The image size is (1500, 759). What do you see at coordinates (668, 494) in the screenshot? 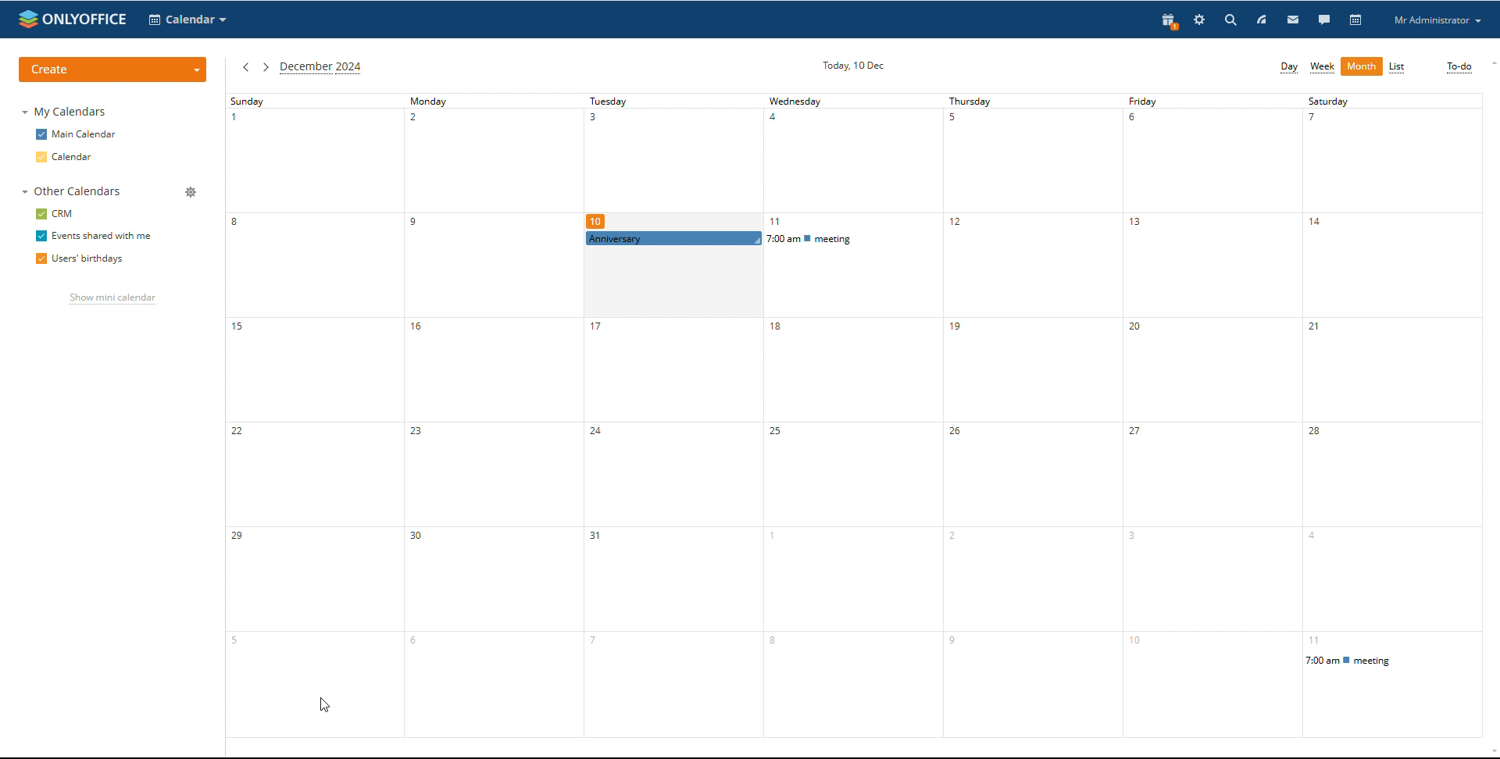
I see `tuesday` at bounding box center [668, 494].